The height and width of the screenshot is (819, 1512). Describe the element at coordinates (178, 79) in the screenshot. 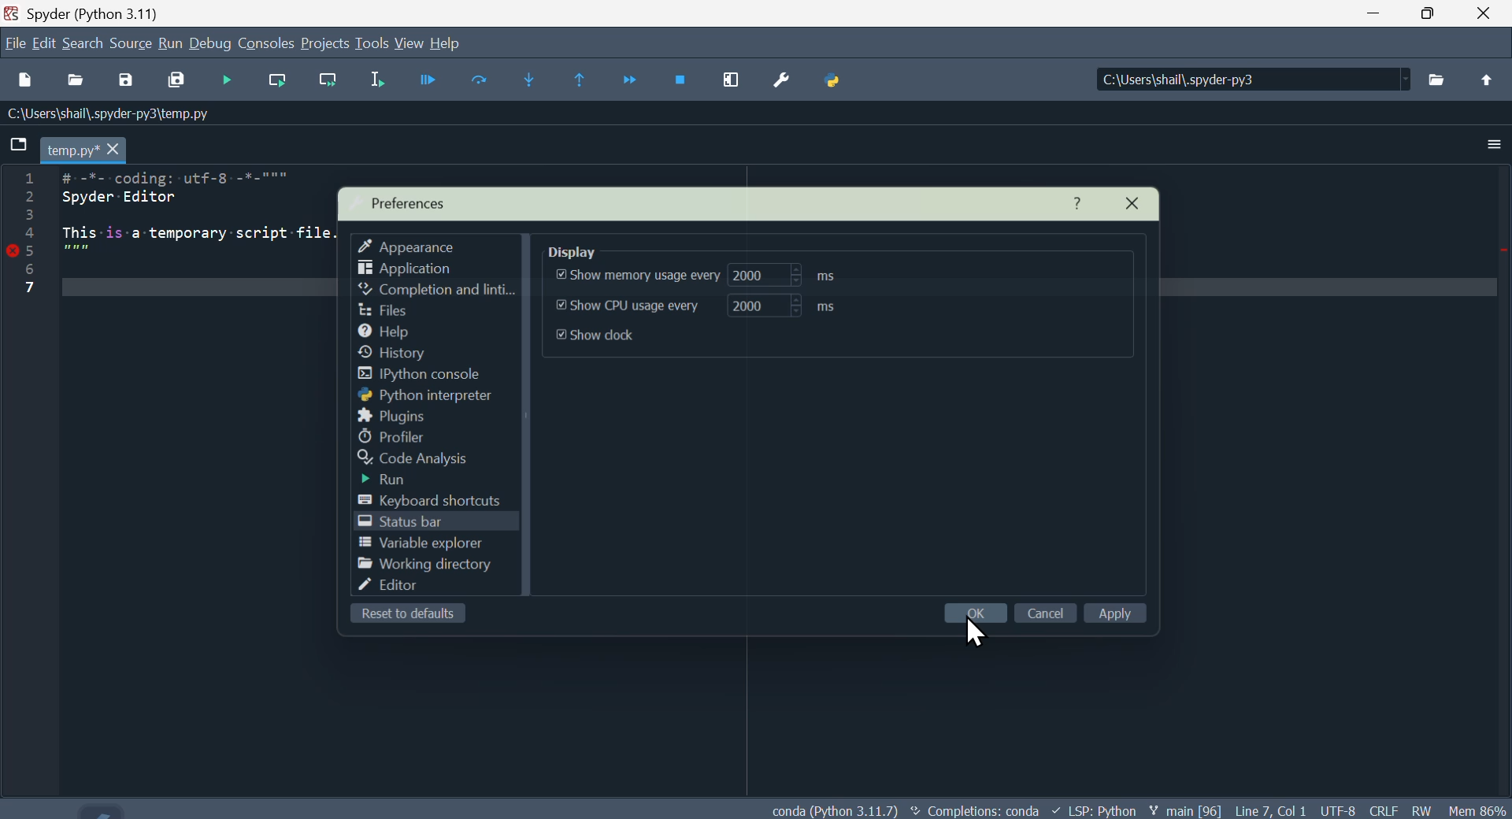

I see `Save all` at that location.